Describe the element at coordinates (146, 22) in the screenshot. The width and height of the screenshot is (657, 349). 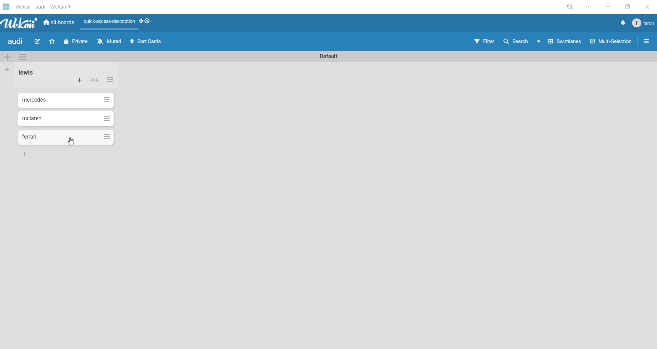
I see `show desktop drag handles` at that location.